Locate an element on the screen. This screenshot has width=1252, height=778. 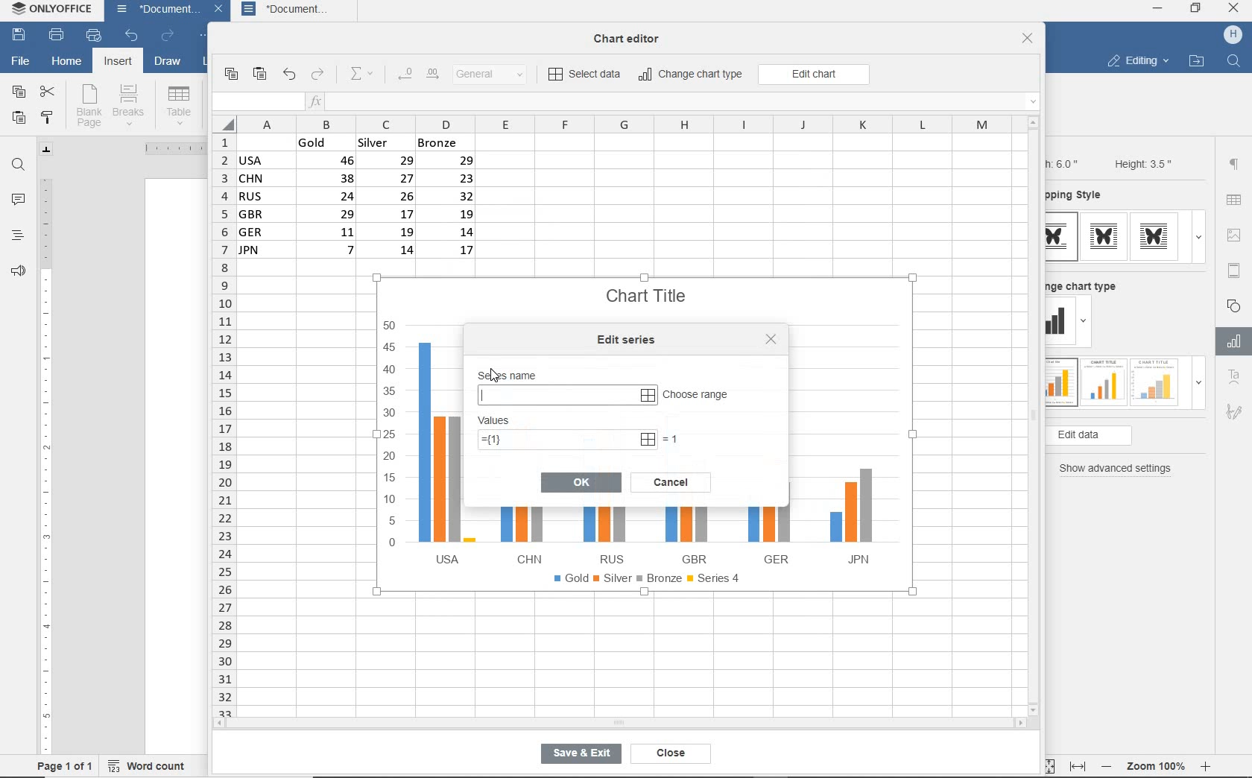
editing is located at coordinates (1137, 63).